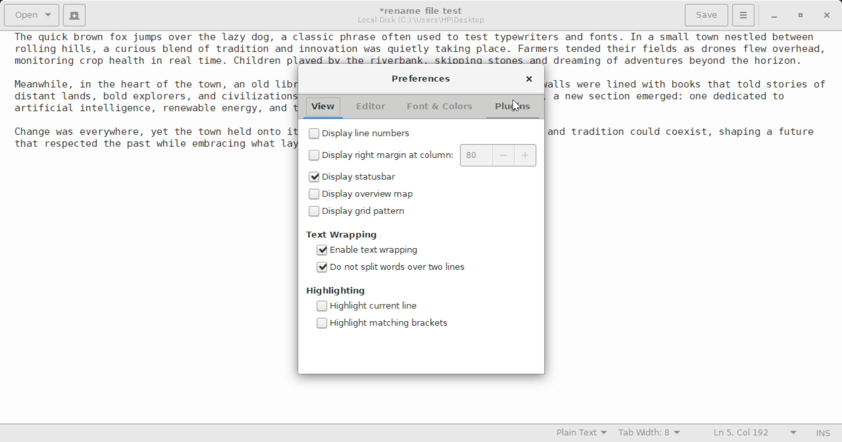  What do you see at coordinates (582, 434) in the screenshot?
I see `Selected Language` at bounding box center [582, 434].